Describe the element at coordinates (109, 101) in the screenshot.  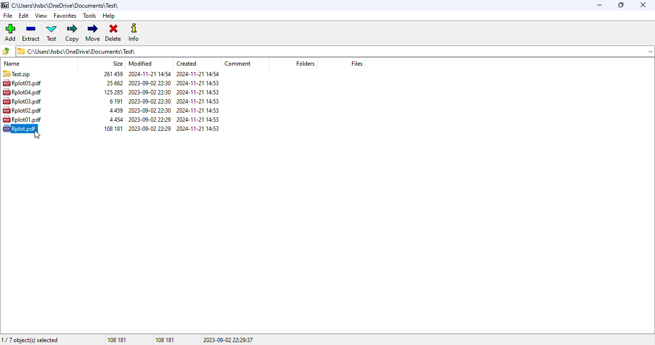
I see `6191` at that location.